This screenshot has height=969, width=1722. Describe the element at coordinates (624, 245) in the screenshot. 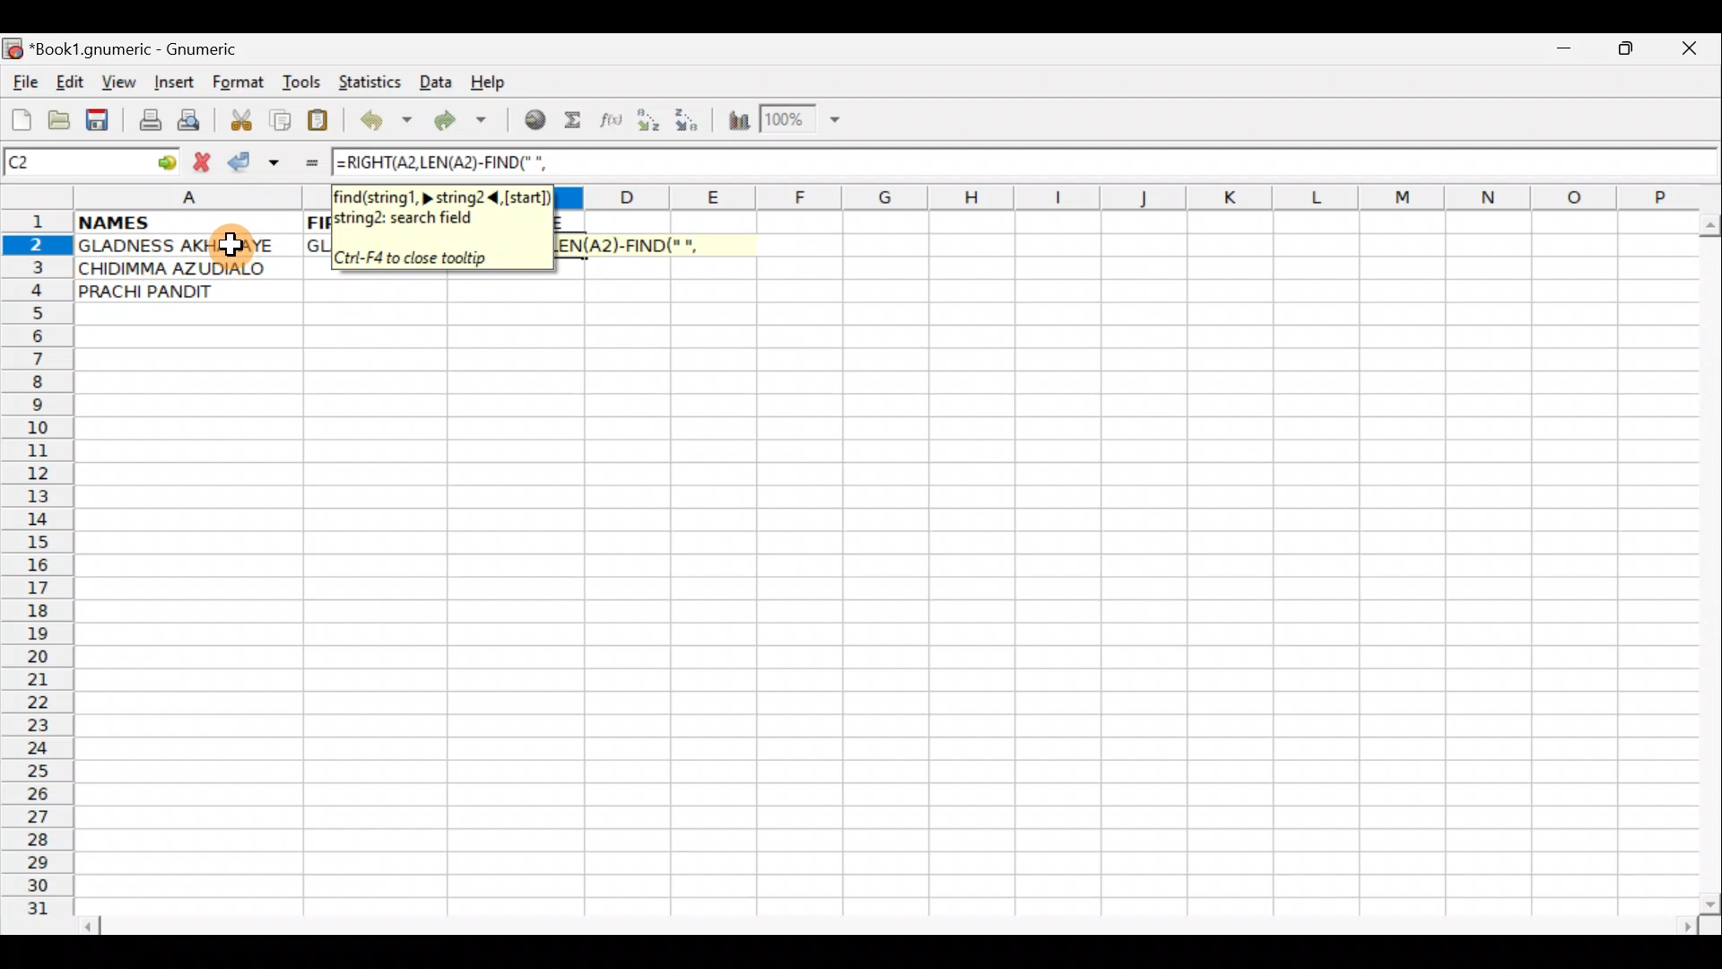

I see `=RIGHT(A2,LEN(A2)-FIND(" ",` at that location.